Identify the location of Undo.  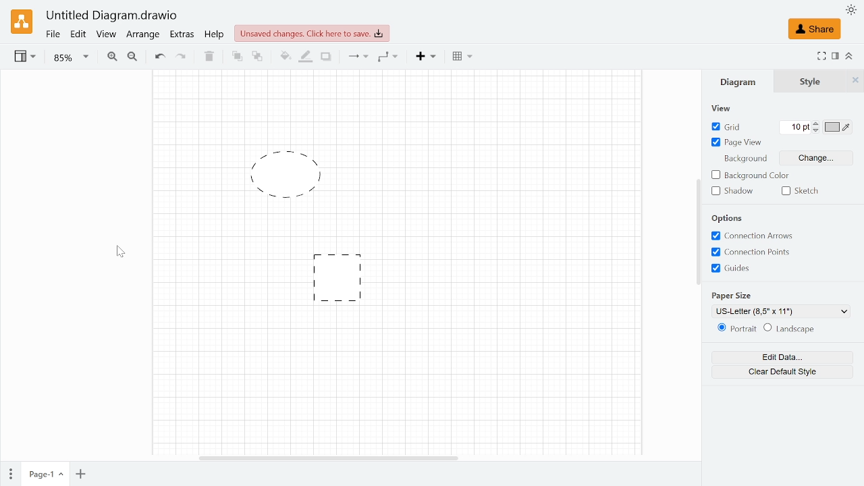
(159, 57).